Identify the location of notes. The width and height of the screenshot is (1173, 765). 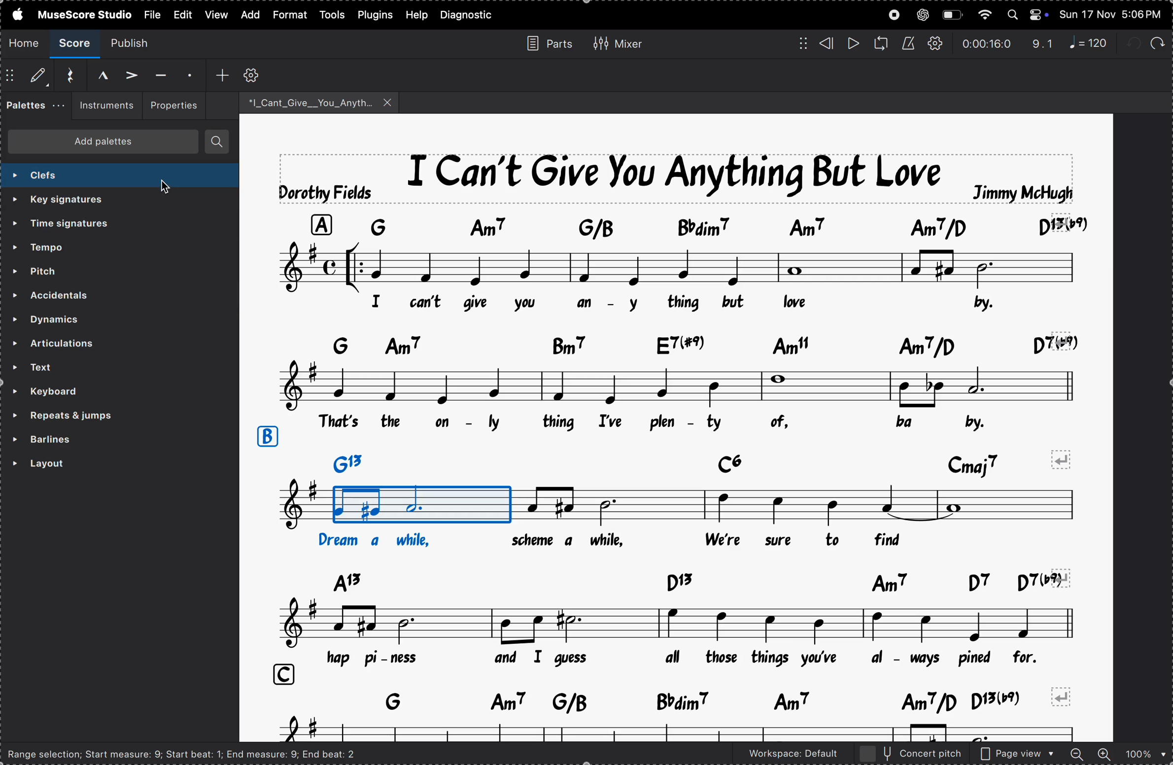
(679, 384).